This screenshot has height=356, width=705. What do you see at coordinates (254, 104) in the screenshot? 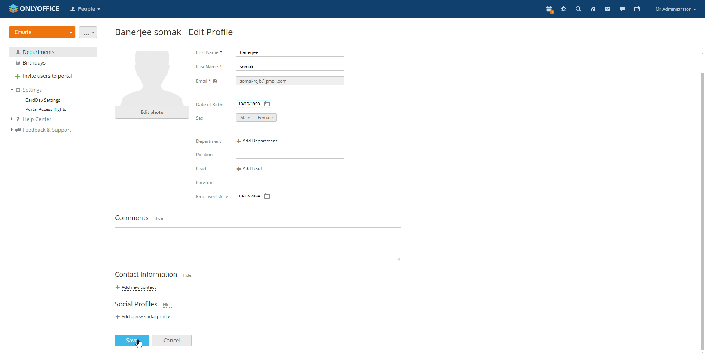
I see `date of birth` at bounding box center [254, 104].